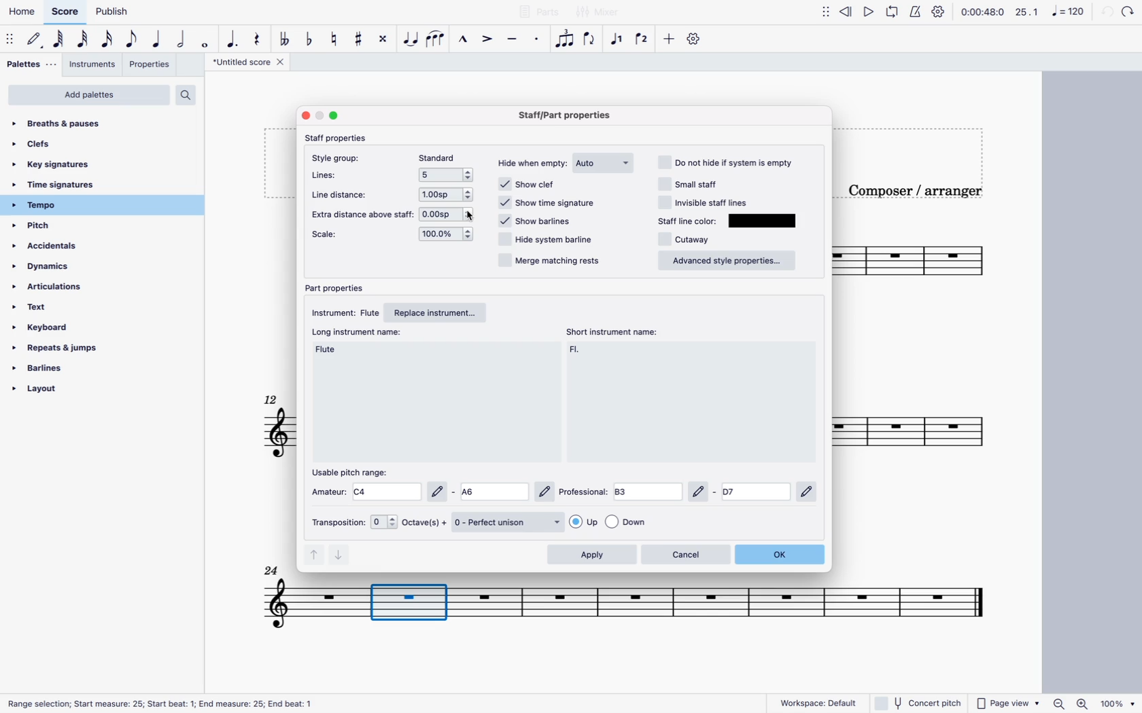 The width and height of the screenshot is (1142, 713). What do you see at coordinates (551, 202) in the screenshot?
I see `show time signature` at bounding box center [551, 202].